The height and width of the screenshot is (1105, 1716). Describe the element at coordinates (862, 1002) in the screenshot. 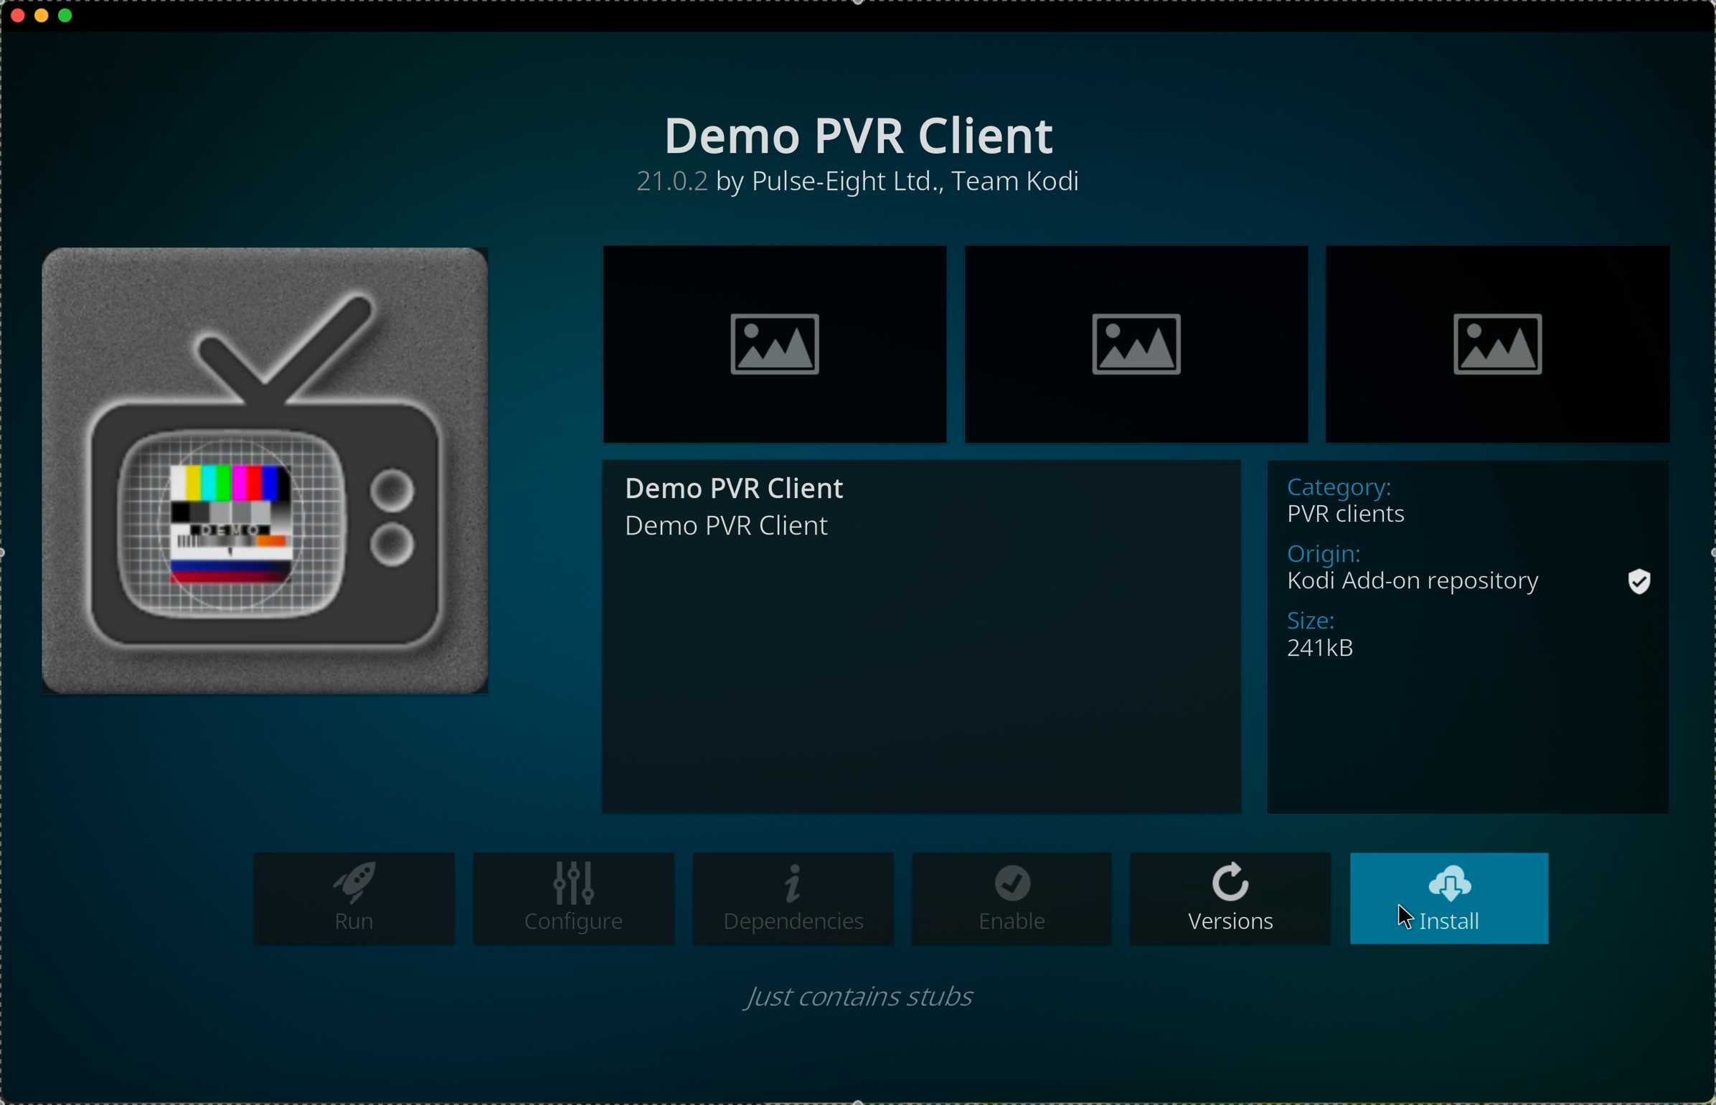

I see `just contains stubs` at that location.